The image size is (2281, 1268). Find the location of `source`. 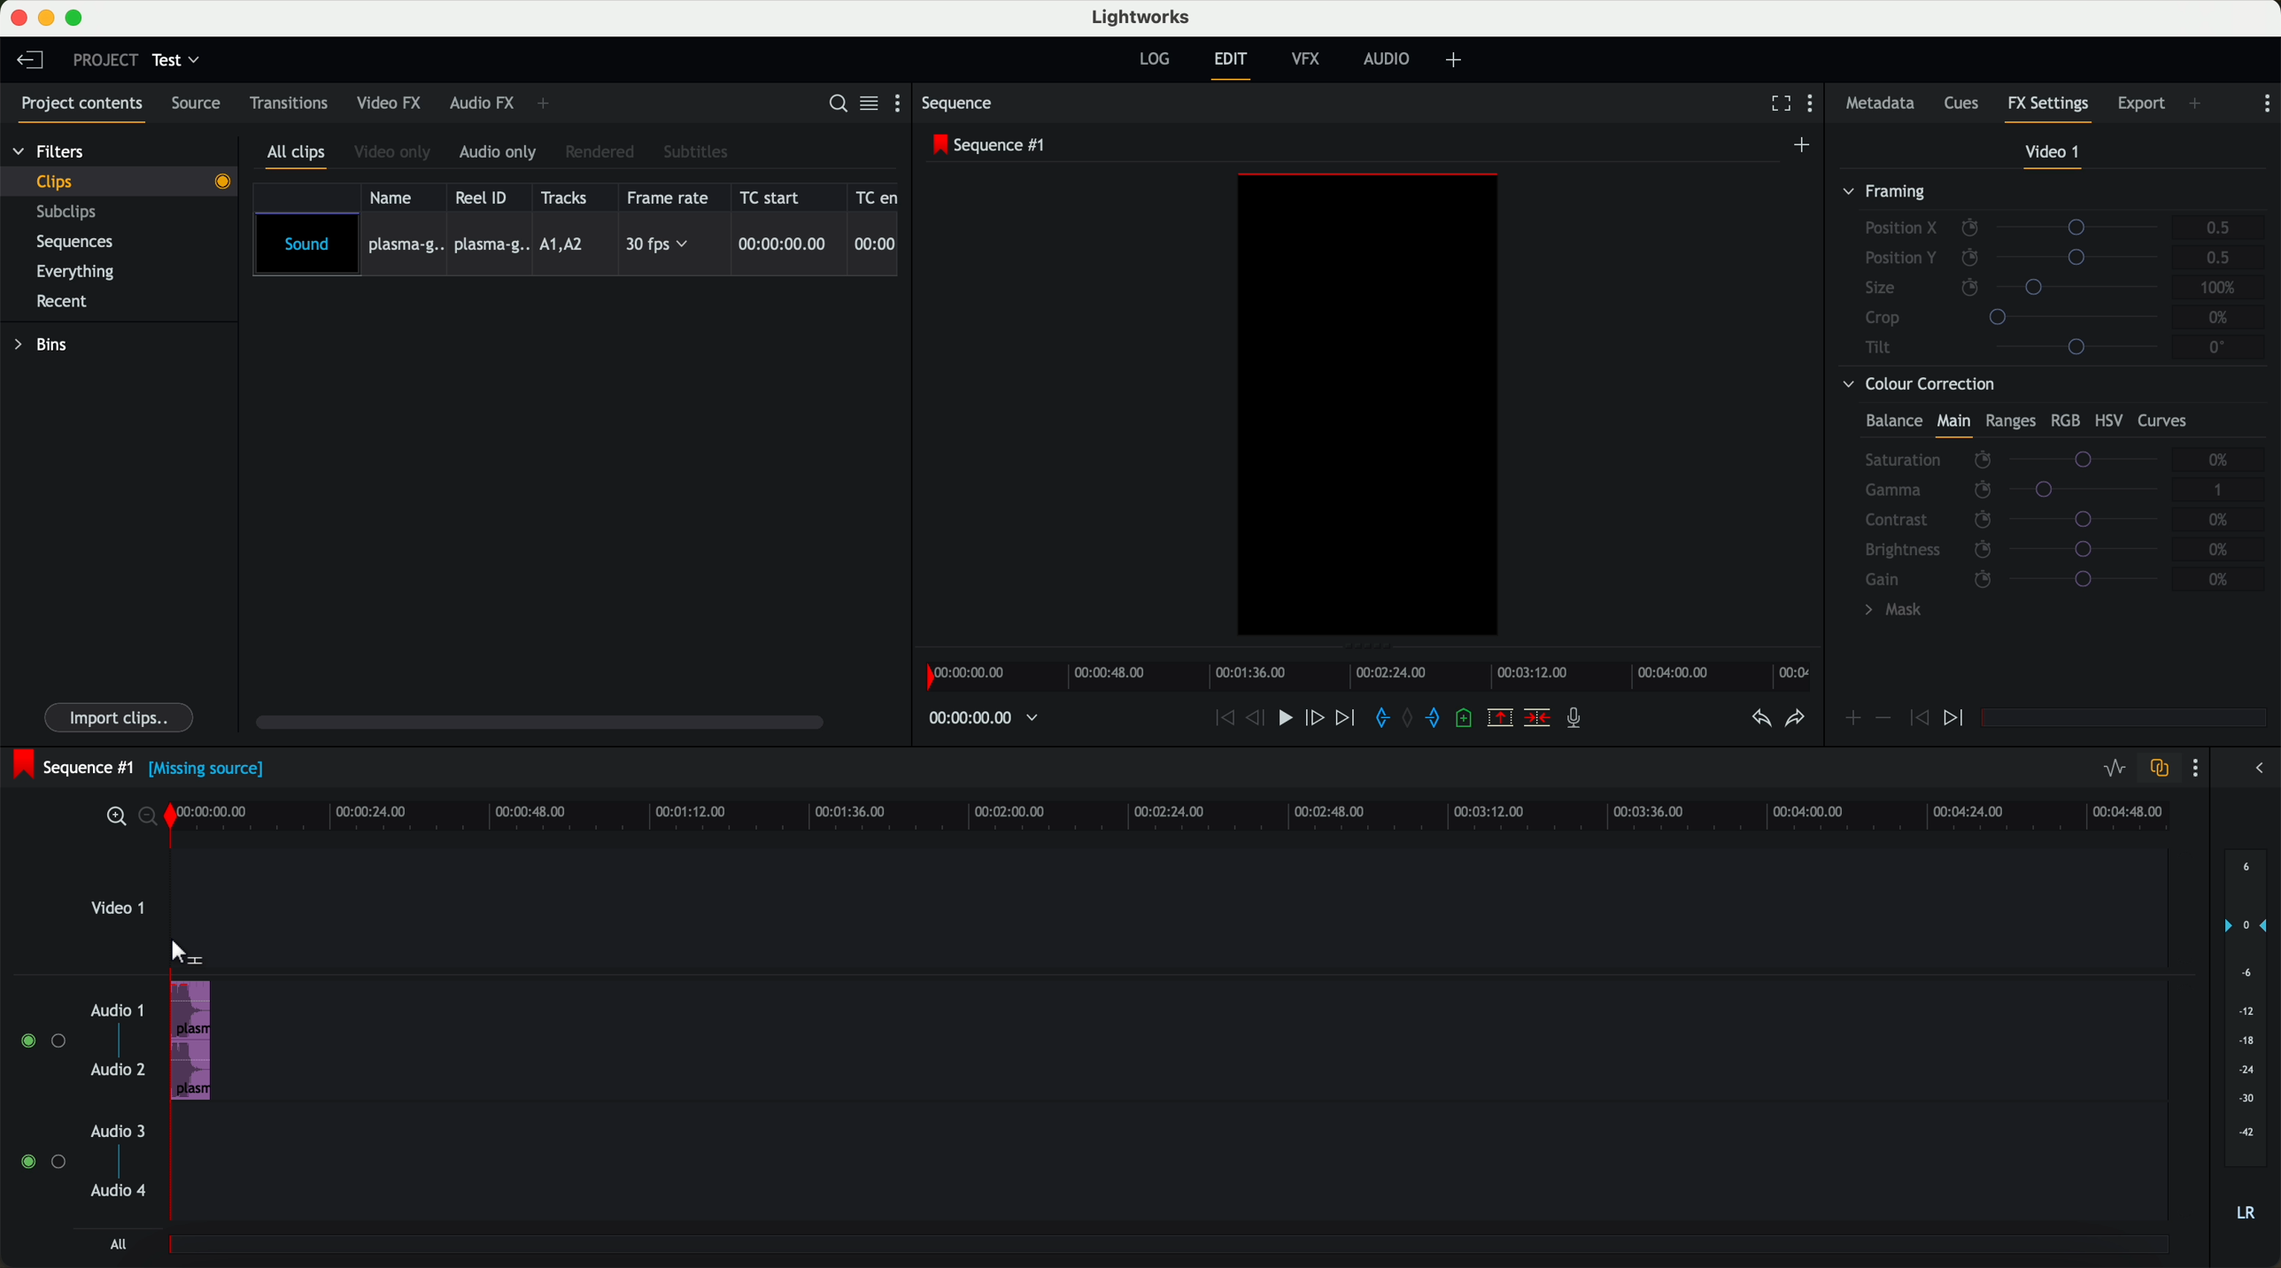

source is located at coordinates (202, 104).